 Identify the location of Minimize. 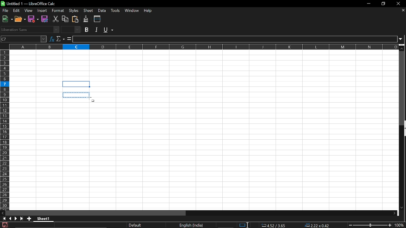
(367, 3).